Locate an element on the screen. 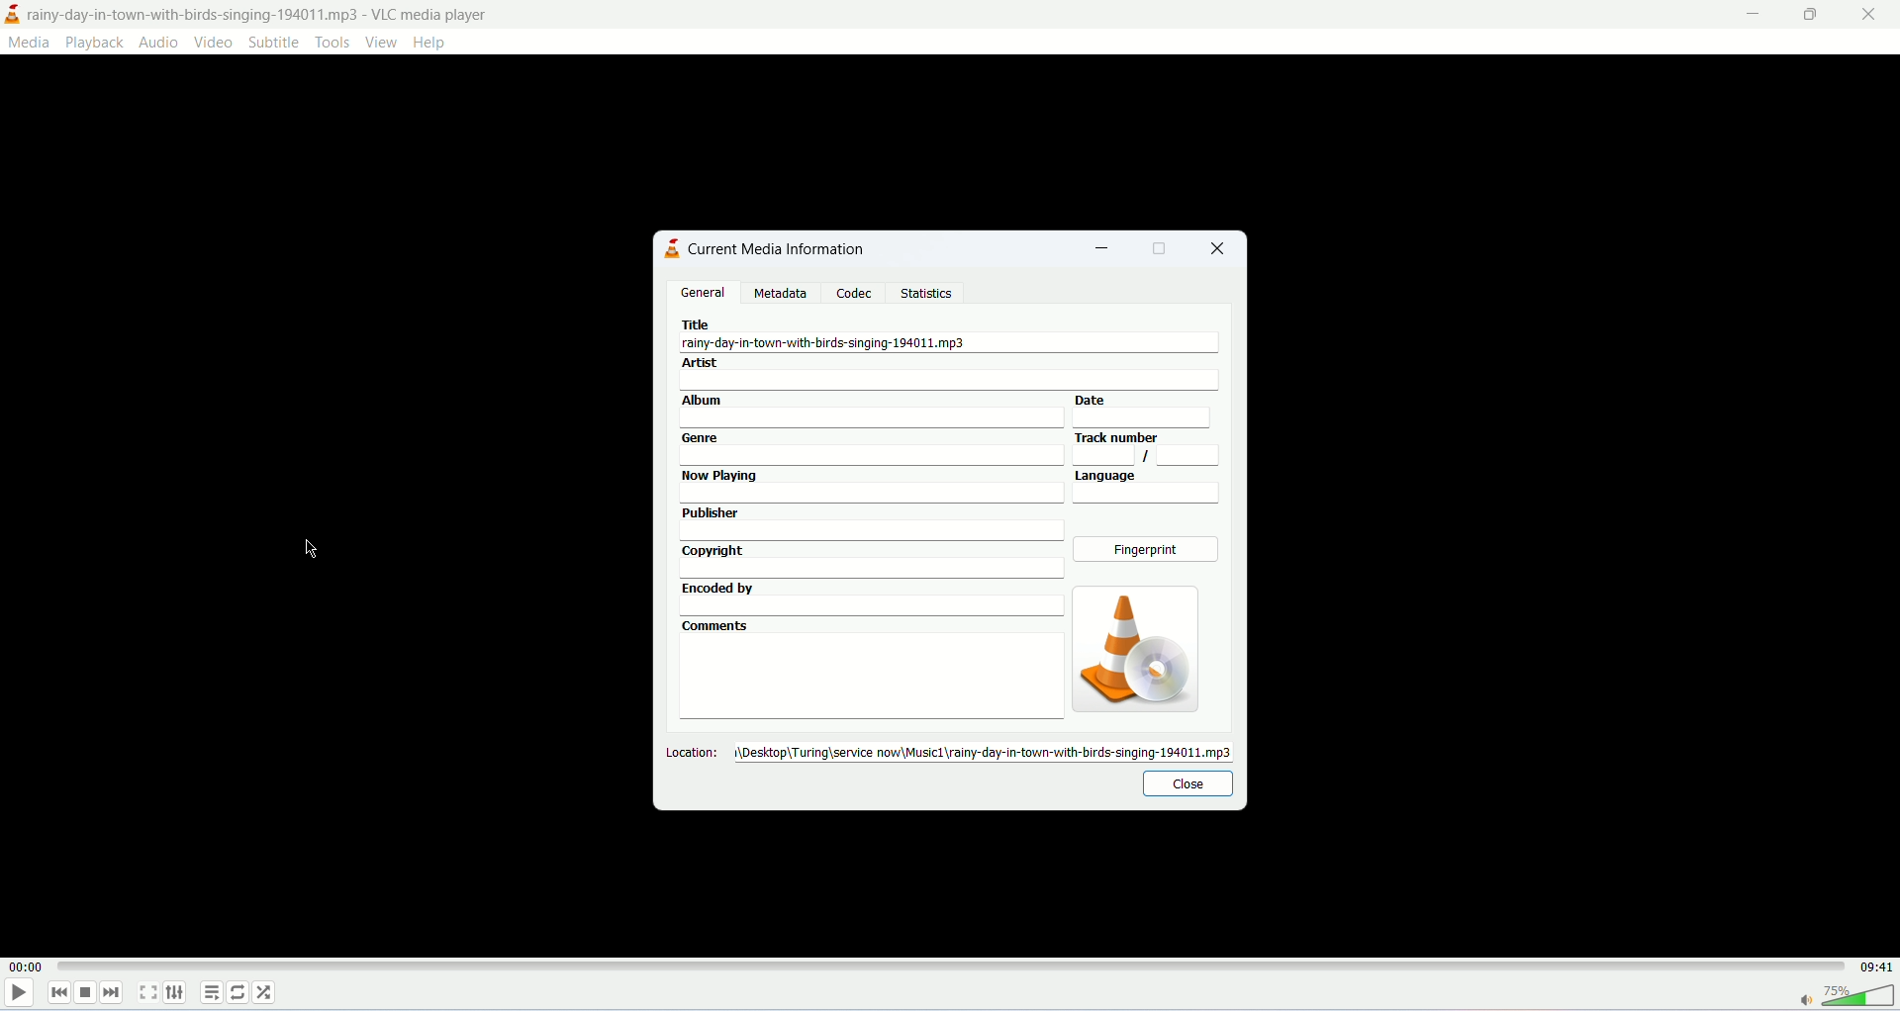  close is located at coordinates (1869, 15).